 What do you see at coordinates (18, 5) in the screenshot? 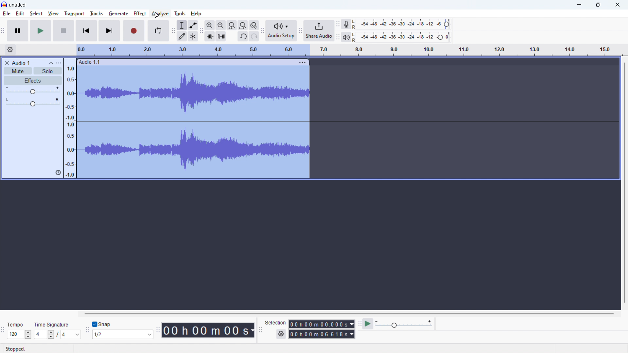
I see `title` at bounding box center [18, 5].